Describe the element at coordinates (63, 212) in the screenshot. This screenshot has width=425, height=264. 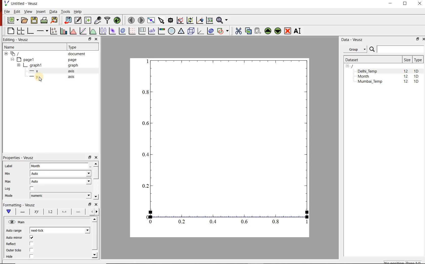
I see `major ticks` at that location.